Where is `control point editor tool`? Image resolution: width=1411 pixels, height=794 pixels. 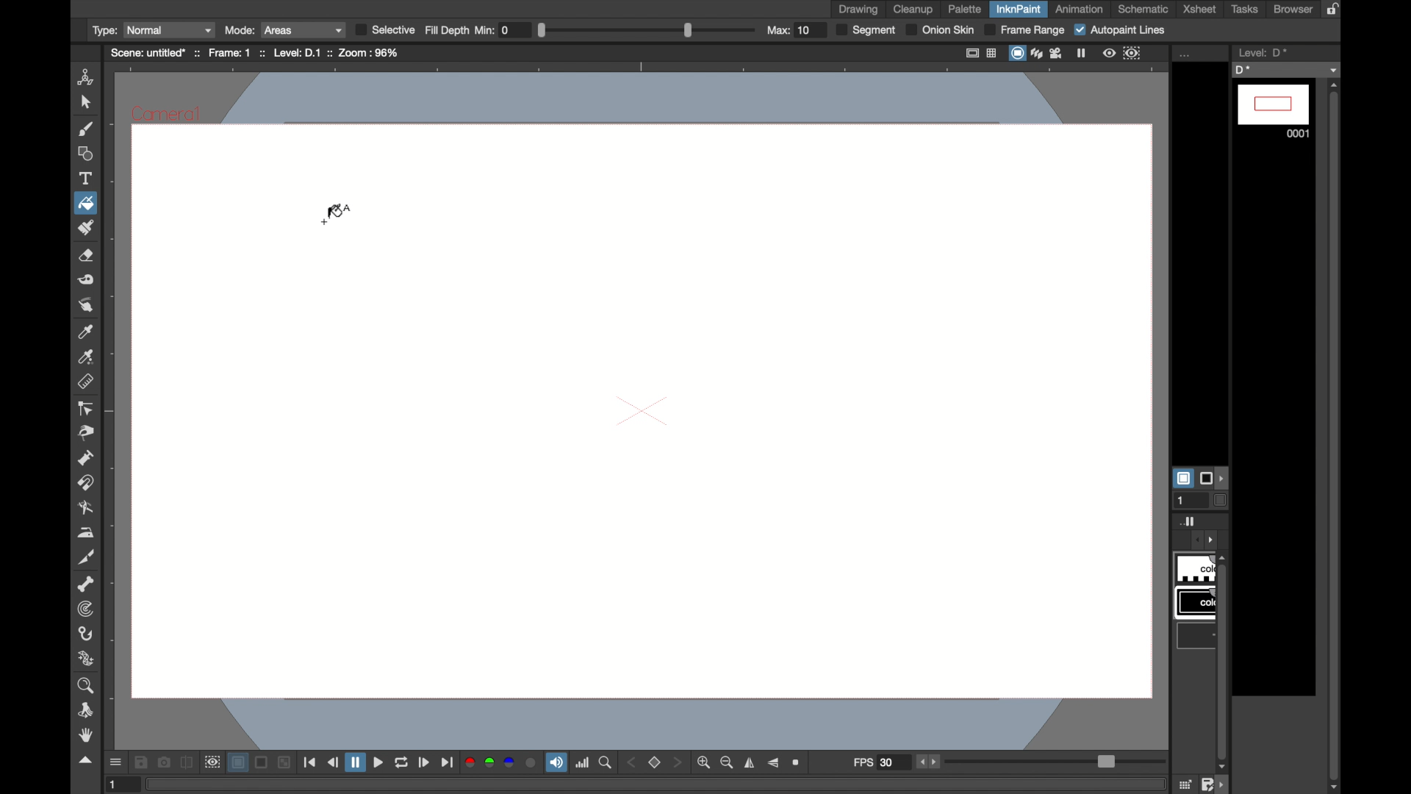 control point editor tool is located at coordinates (85, 408).